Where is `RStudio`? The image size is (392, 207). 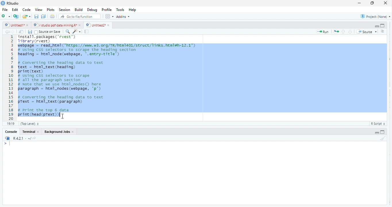
RStudio is located at coordinates (15, 3).